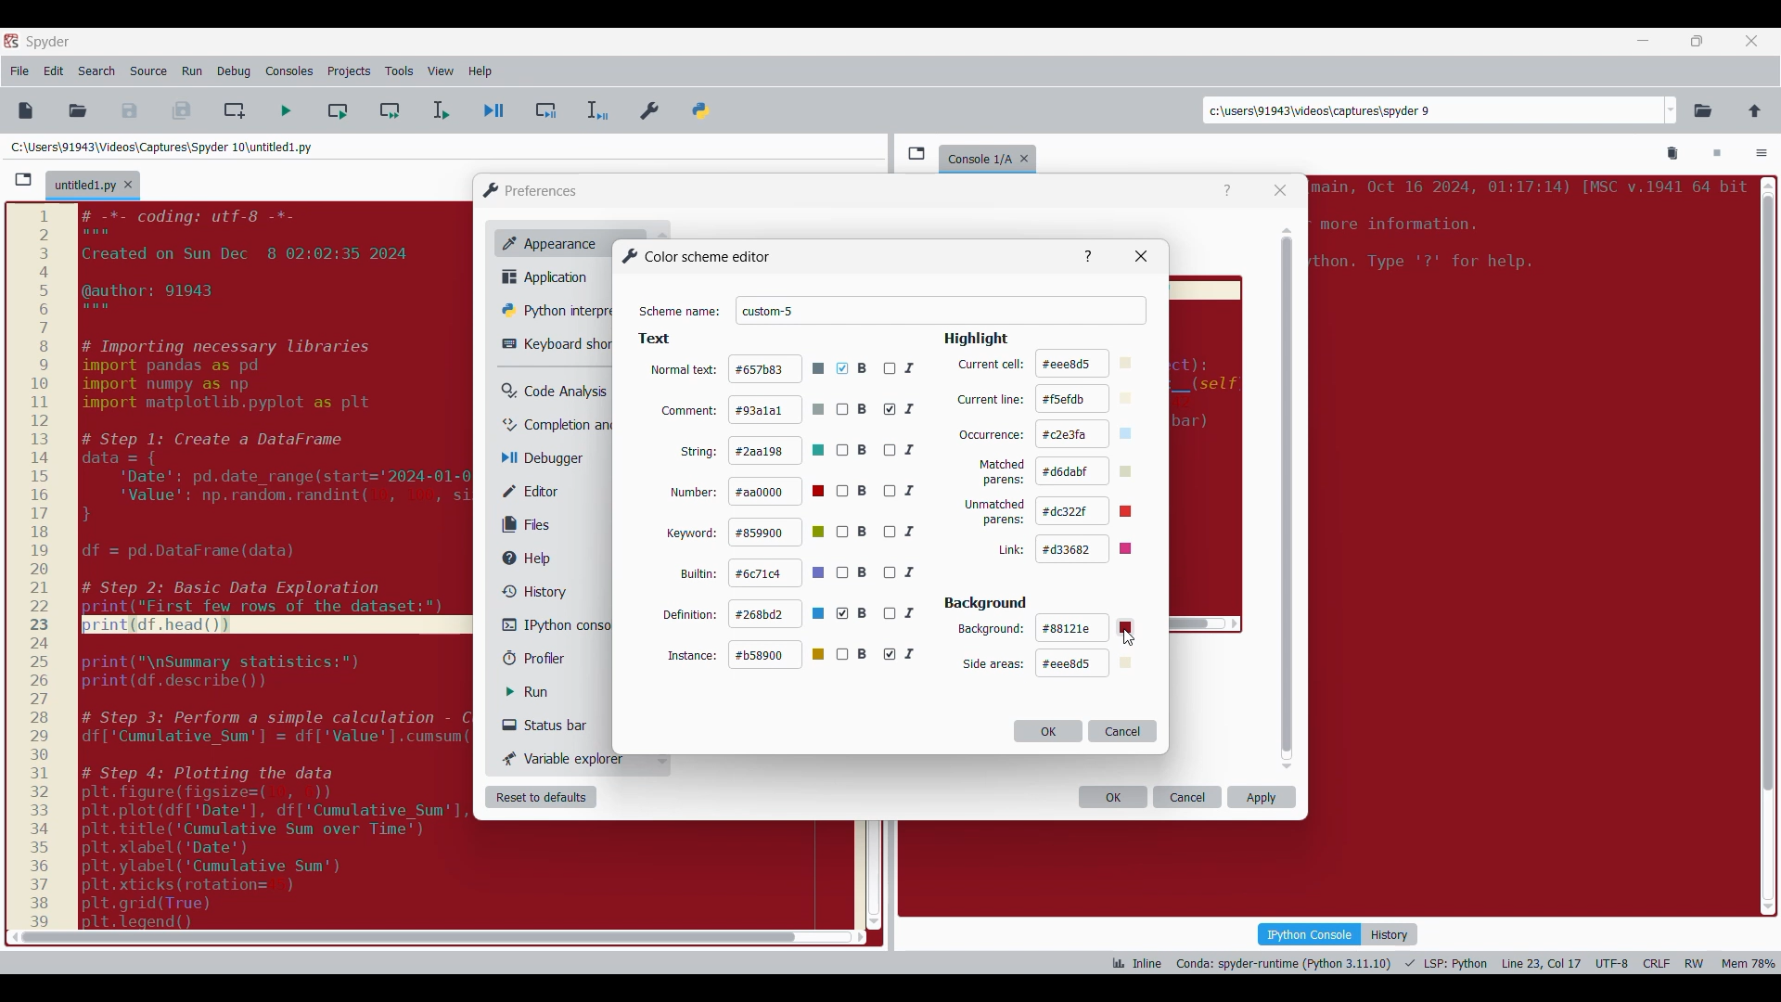 The width and height of the screenshot is (1781, 1002). Describe the element at coordinates (1762, 155) in the screenshot. I see `Options` at that location.